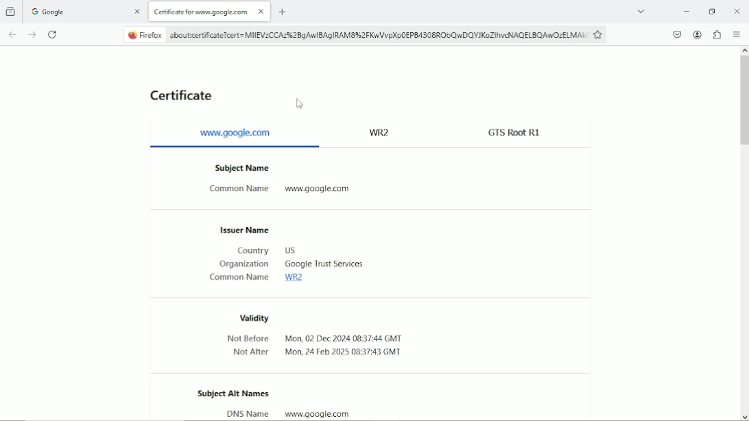 The image size is (749, 421). Describe the element at coordinates (737, 34) in the screenshot. I see `Open application menu` at that location.